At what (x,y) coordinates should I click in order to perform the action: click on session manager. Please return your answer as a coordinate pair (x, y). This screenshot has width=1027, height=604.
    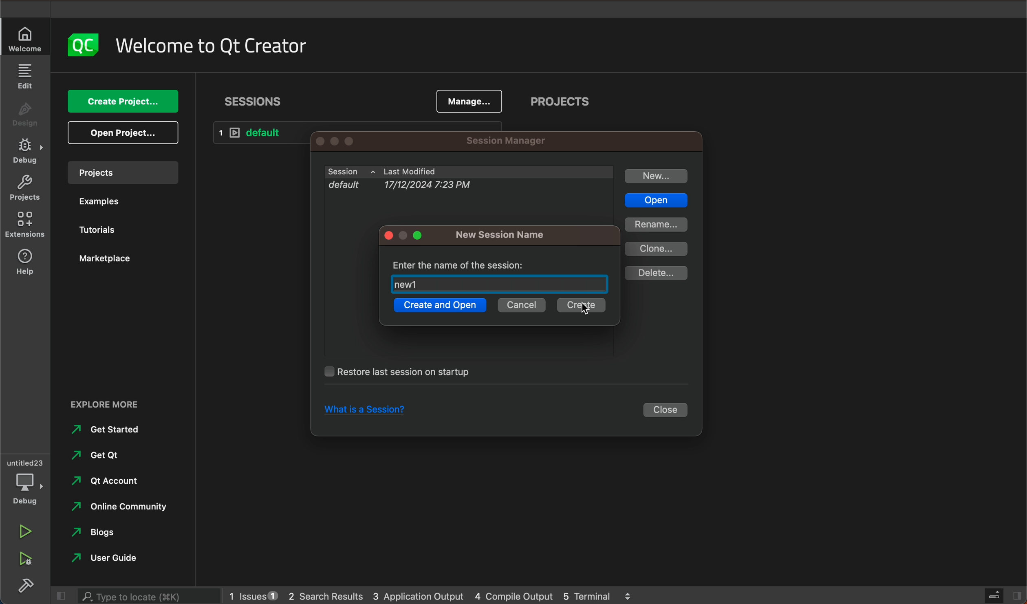
    Looking at the image, I should click on (503, 141).